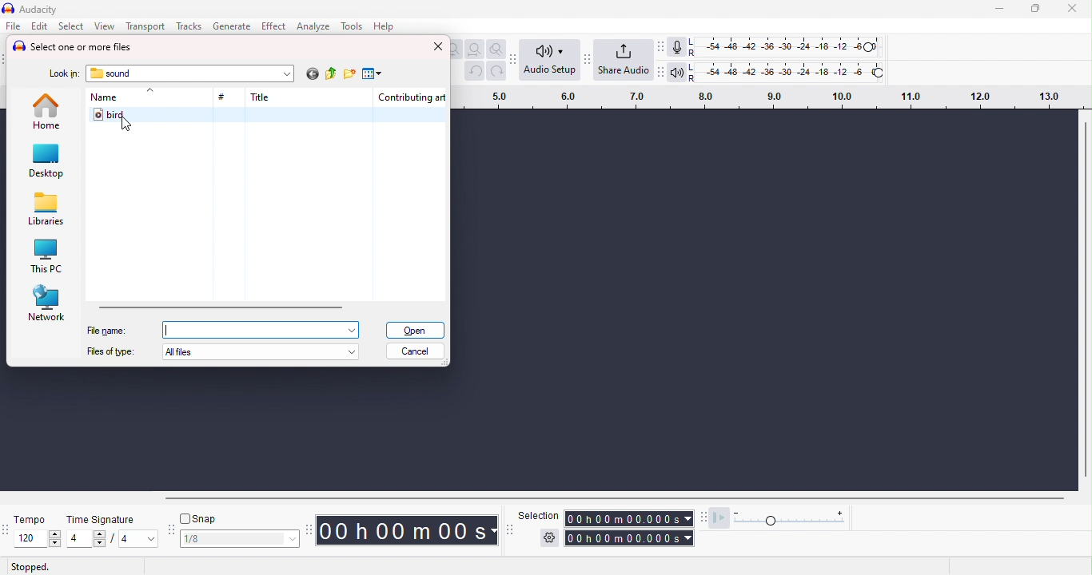 Image resolution: width=1092 pixels, height=575 pixels. I want to click on selection options, so click(549, 539).